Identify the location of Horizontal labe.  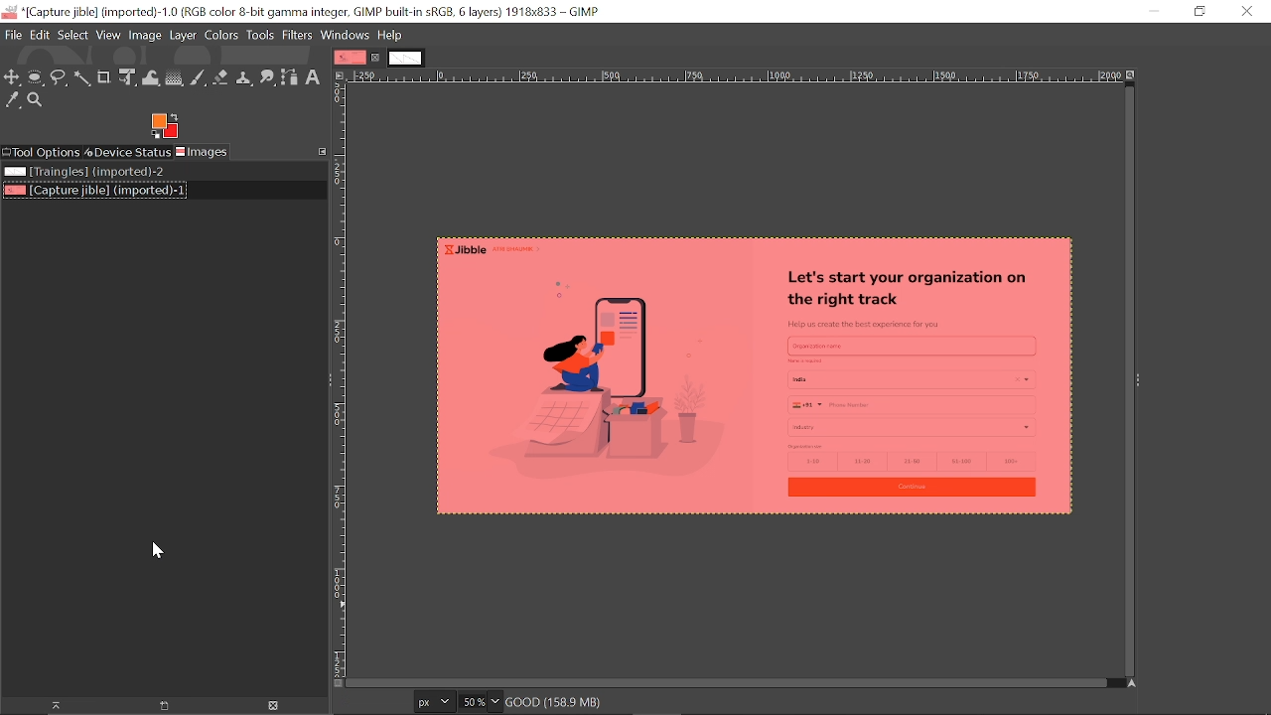
(734, 75).